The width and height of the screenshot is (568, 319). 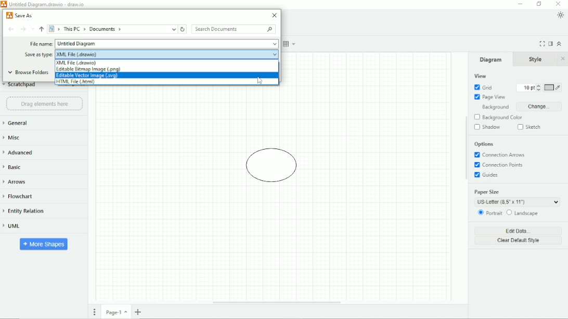 What do you see at coordinates (487, 175) in the screenshot?
I see `Guides` at bounding box center [487, 175].